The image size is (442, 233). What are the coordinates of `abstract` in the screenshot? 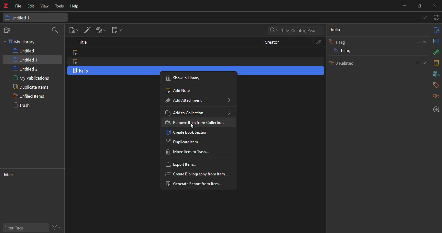 It's located at (436, 41).